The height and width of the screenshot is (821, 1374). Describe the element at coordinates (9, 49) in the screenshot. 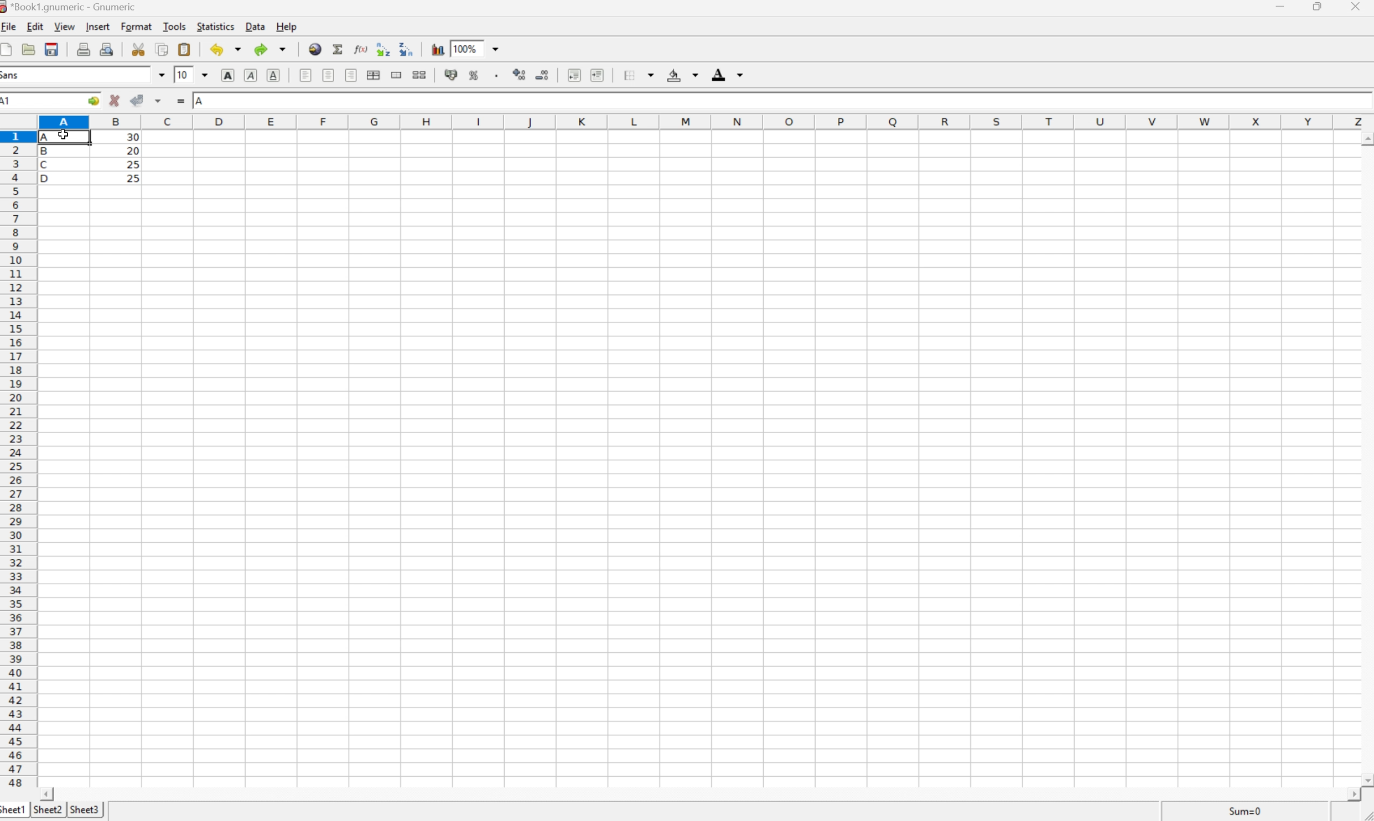

I see `Create a new workbook` at that location.